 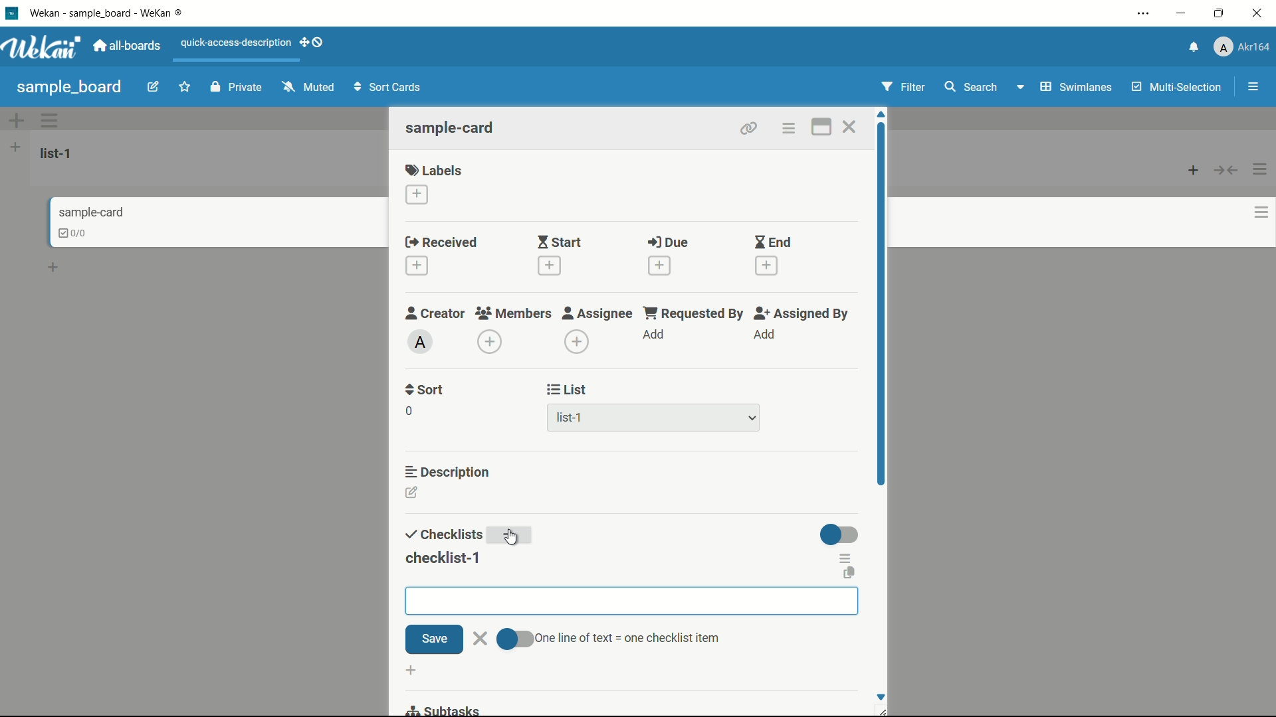 What do you see at coordinates (632, 601) in the screenshot?
I see `item name input bar` at bounding box center [632, 601].